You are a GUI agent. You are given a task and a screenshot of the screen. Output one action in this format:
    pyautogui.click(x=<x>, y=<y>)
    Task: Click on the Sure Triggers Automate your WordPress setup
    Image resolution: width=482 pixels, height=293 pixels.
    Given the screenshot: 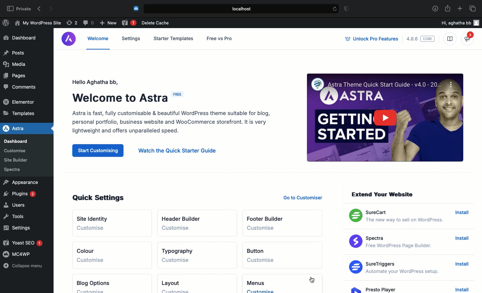 What is the action you would take?
    pyautogui.click(x=392, y=268)
    